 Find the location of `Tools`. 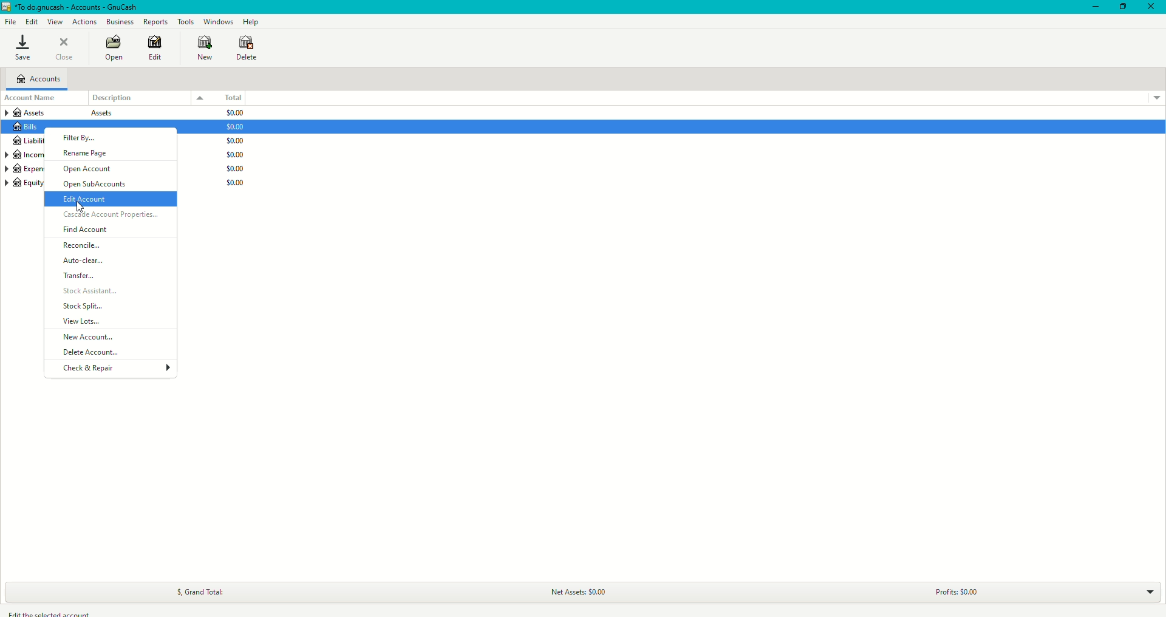

Tools is located at coordinates (187, 21).